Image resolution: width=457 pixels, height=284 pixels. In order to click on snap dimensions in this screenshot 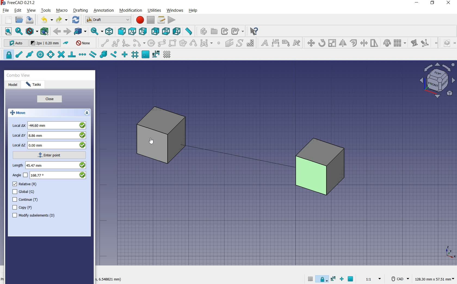, I will do `click(333, 279)`.